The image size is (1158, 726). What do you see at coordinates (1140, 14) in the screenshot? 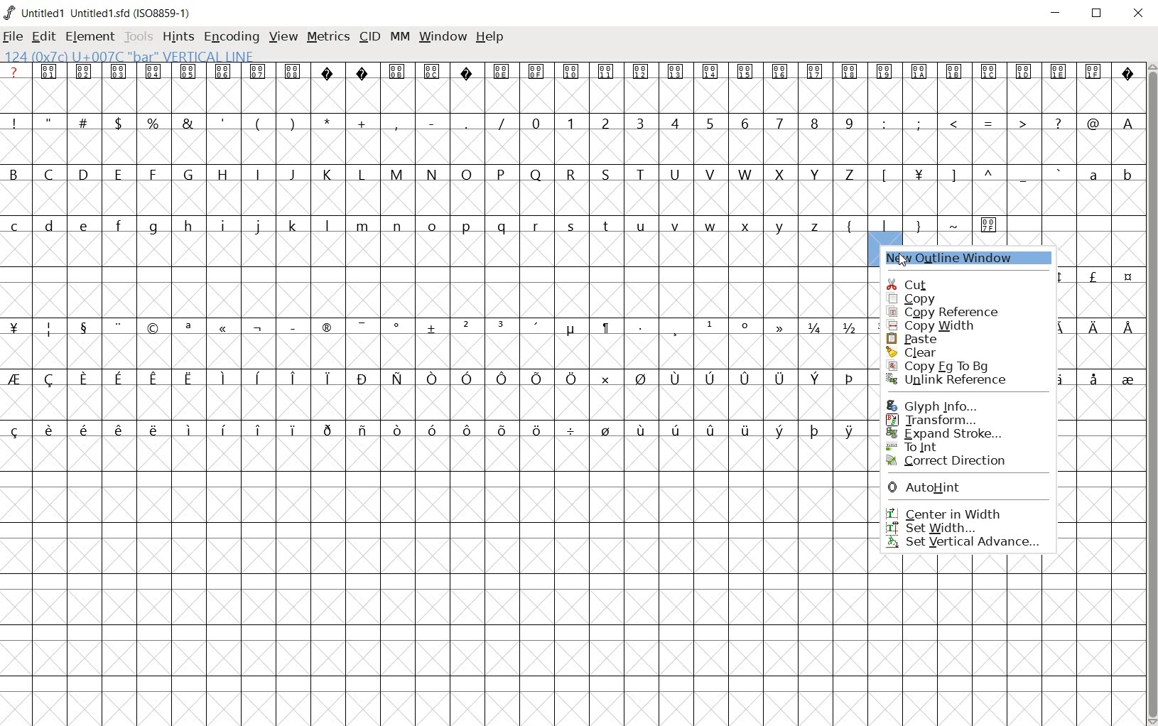
I see `close` at bounding box center [1140, 14].